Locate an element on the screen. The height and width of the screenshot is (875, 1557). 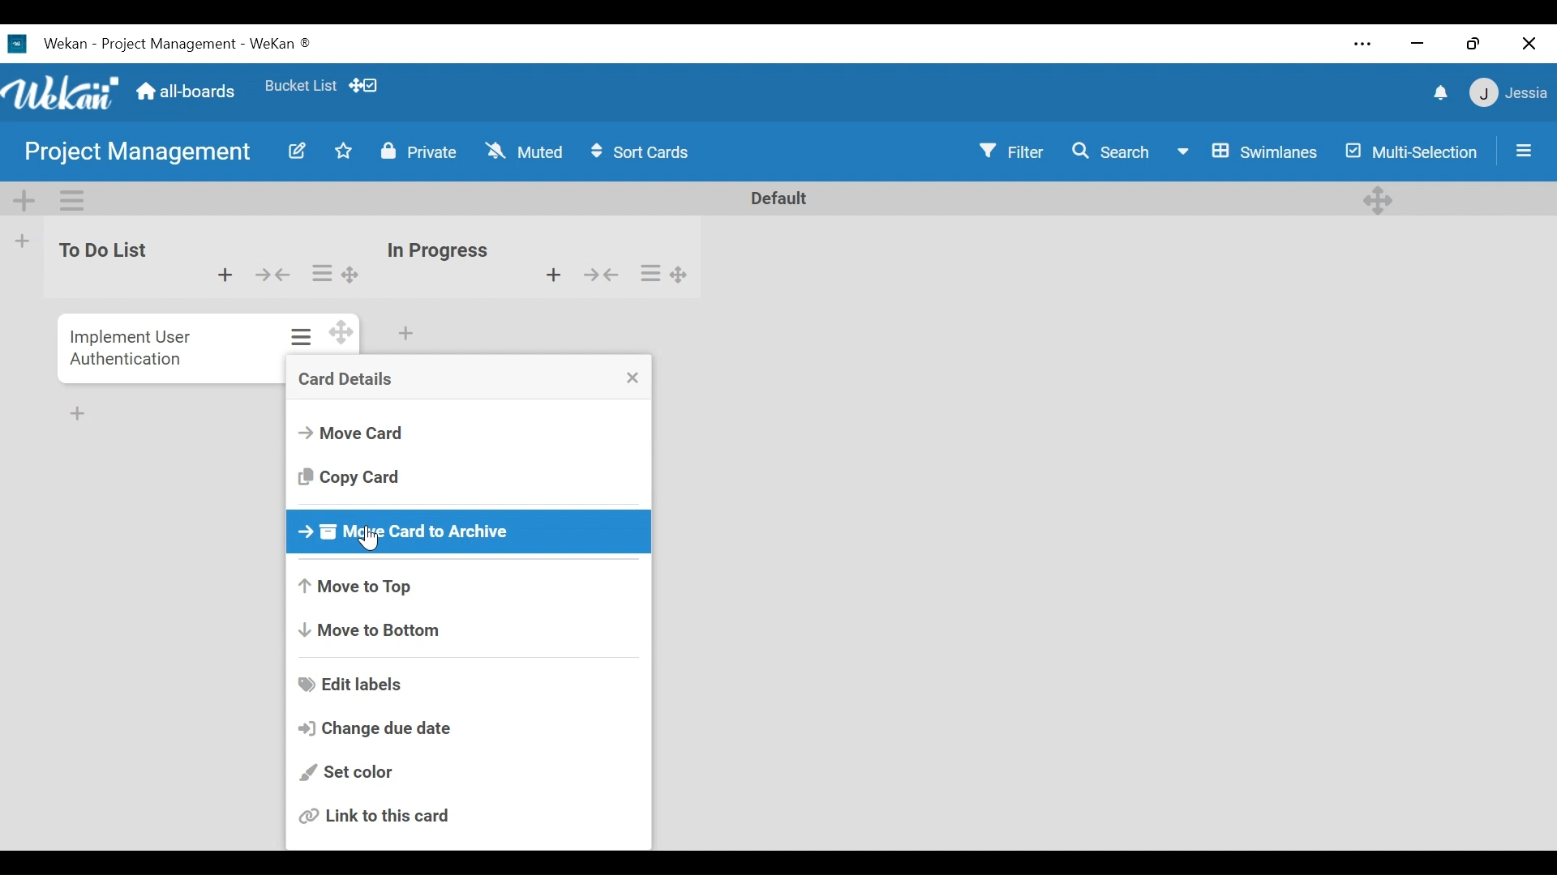
Member Settings is located at coordinates (1510, 93).